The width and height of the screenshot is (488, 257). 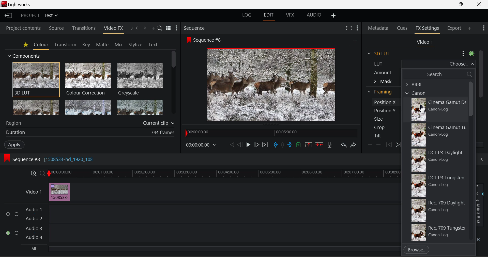 I want to click on Remove all marks, so click(x=283, y=146).